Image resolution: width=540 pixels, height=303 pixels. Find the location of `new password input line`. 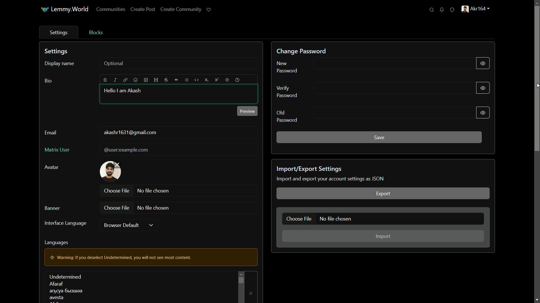

new password input line is located at coordinates (392, 64).